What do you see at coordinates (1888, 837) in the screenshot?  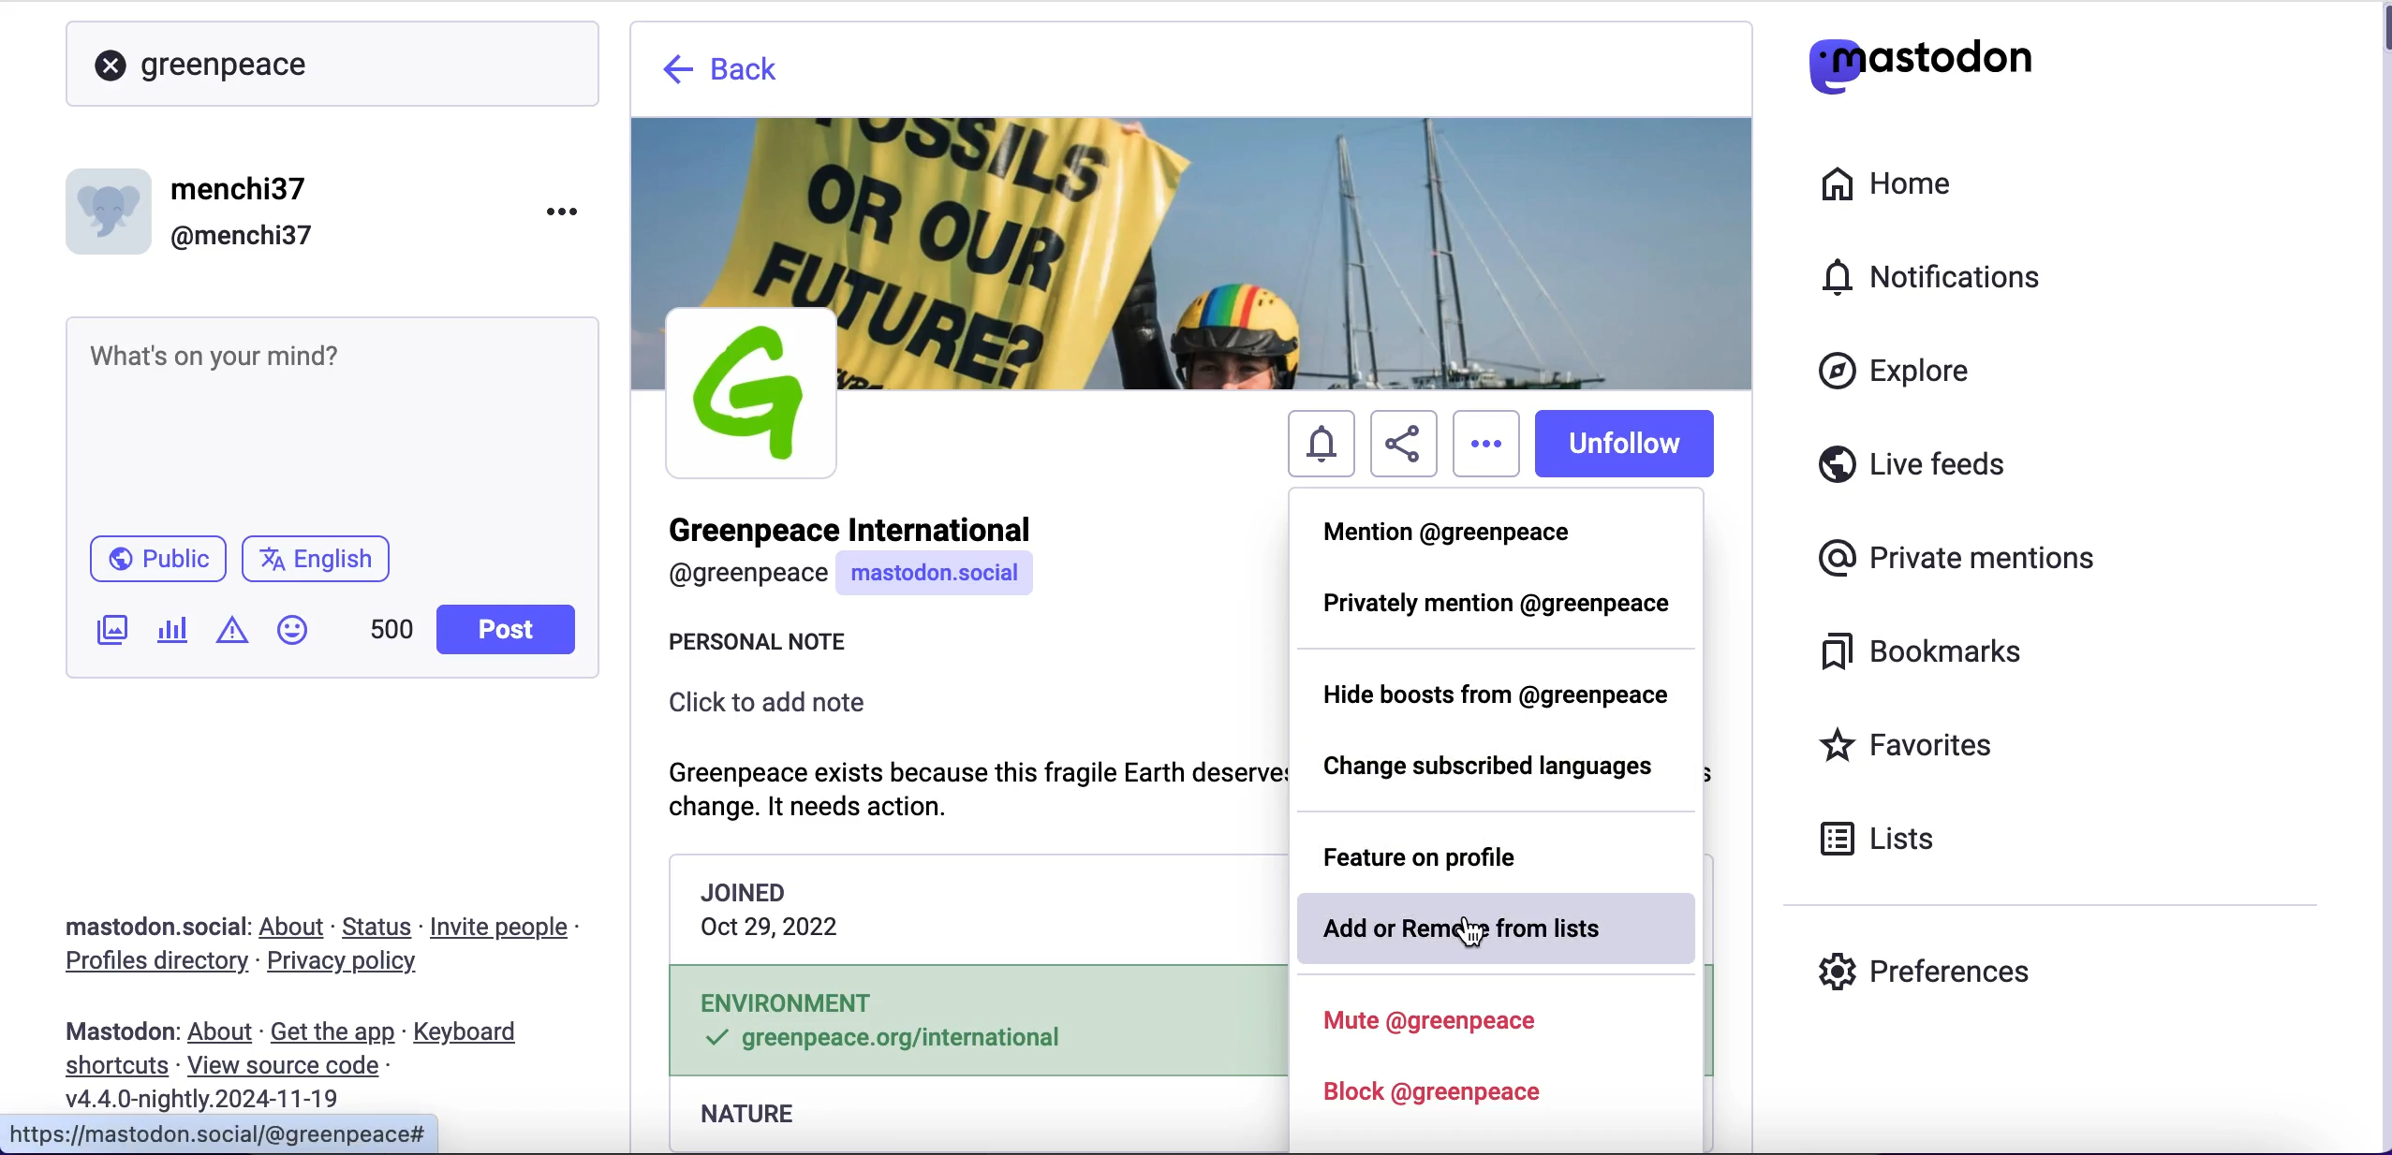 I see `lists` at bounding box center [1888, 837].